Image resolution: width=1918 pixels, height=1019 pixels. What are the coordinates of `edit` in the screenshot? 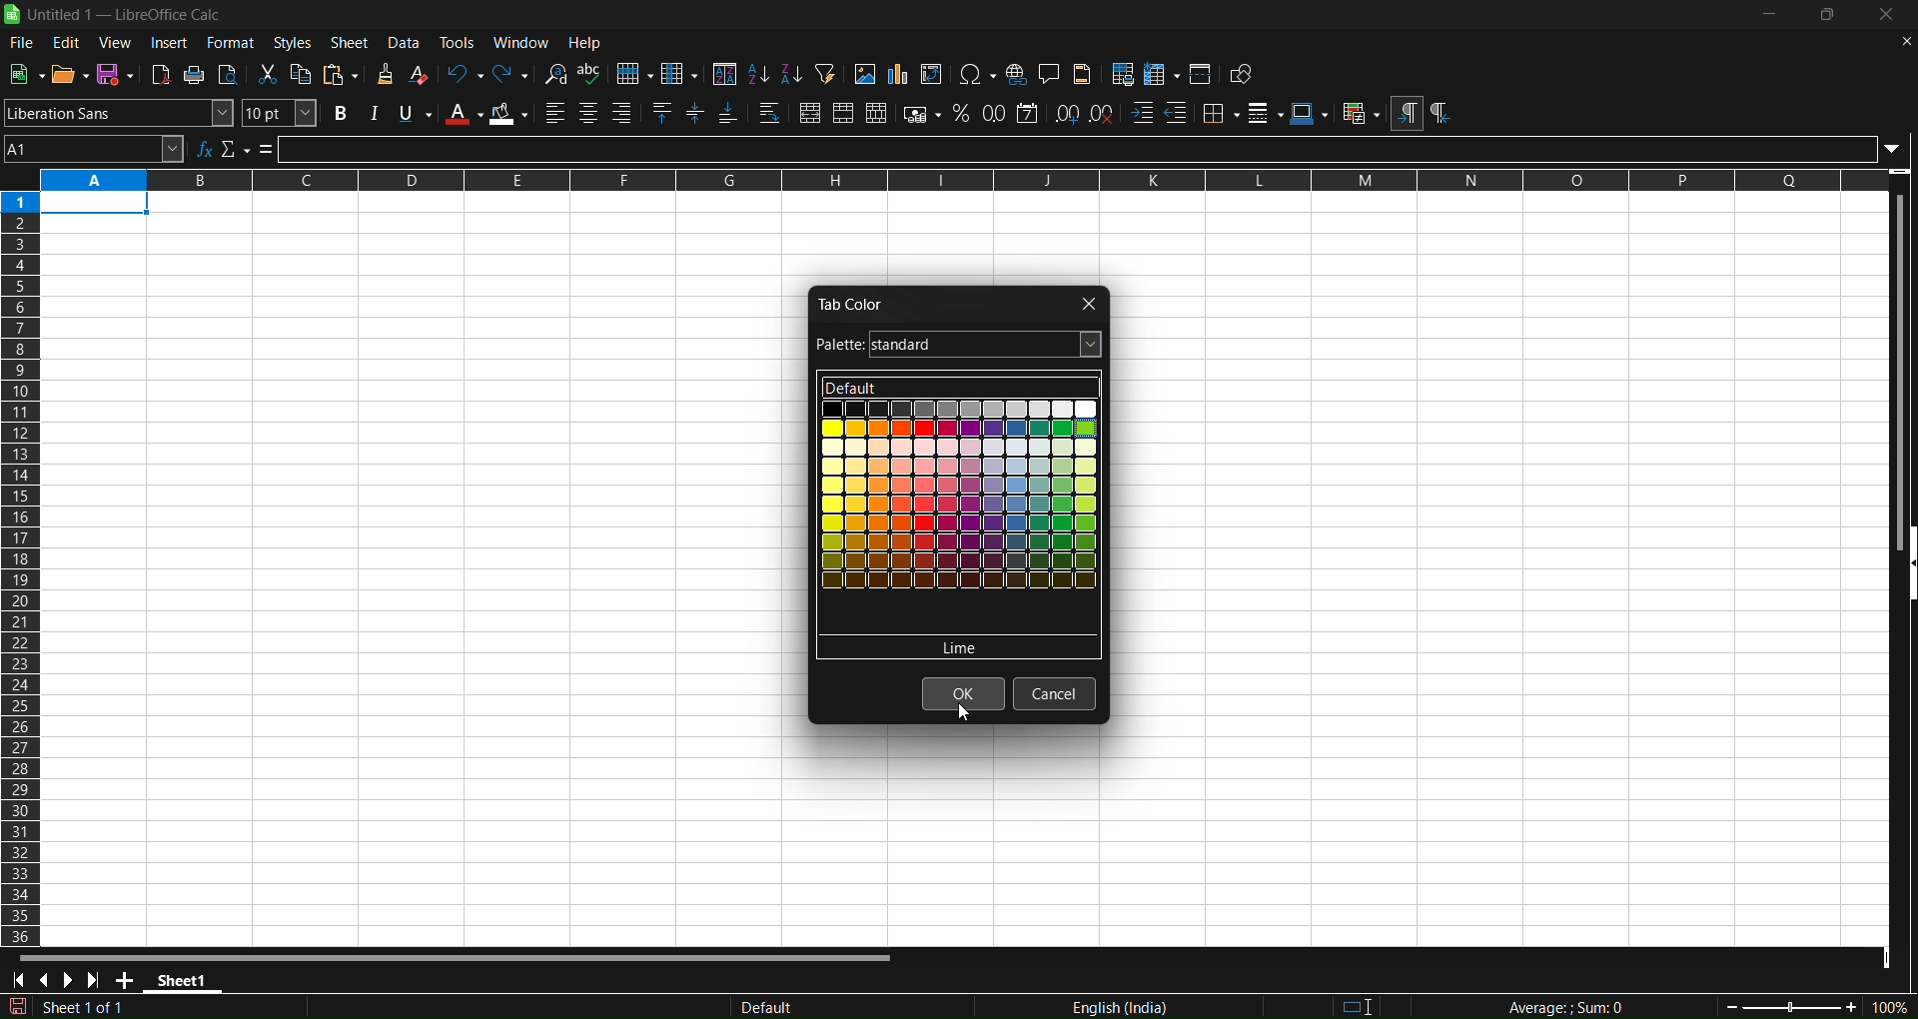 It's located at (67, 43).